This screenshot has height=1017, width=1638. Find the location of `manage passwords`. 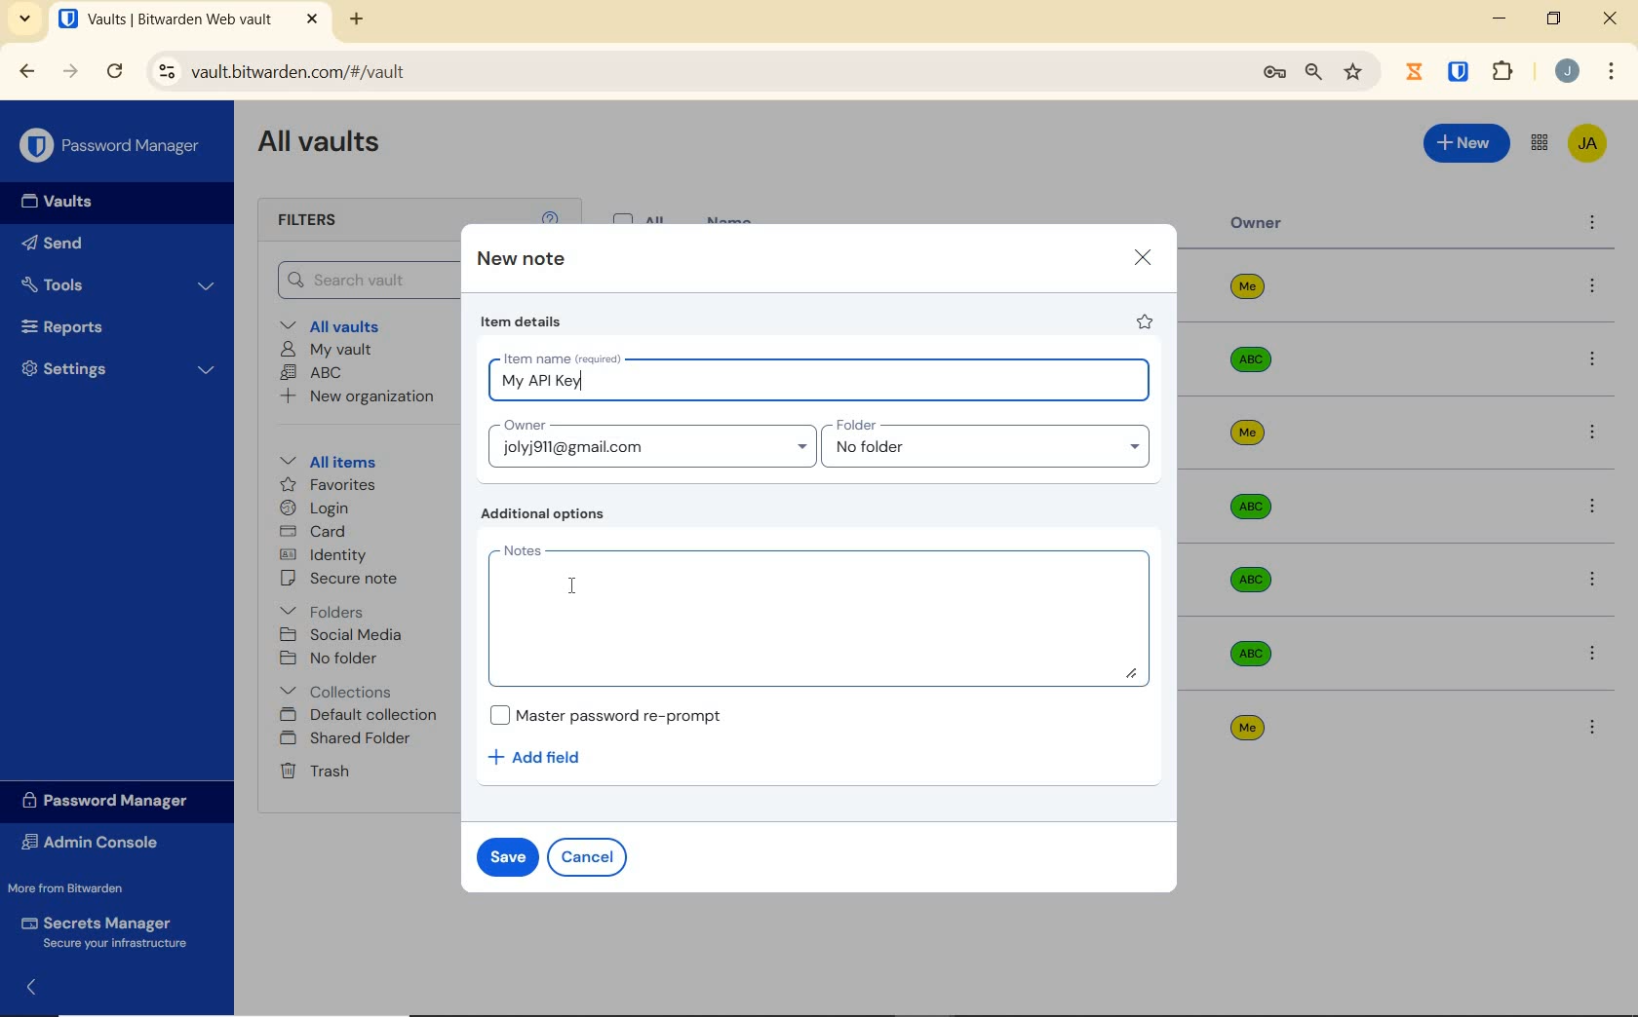

manage passwords is located at coordinates (1274, 74).